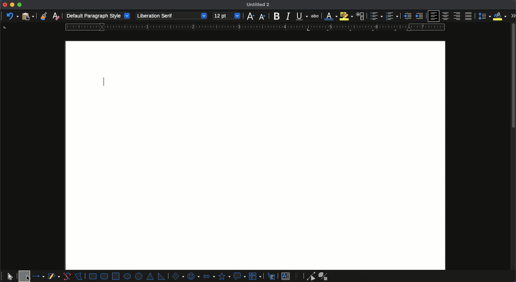 Image resolution: width=516 pixels, height=282 pixels. Describe the element at coordinates (193, 276) in the screenshot. I see `symbol shapes` at that location.